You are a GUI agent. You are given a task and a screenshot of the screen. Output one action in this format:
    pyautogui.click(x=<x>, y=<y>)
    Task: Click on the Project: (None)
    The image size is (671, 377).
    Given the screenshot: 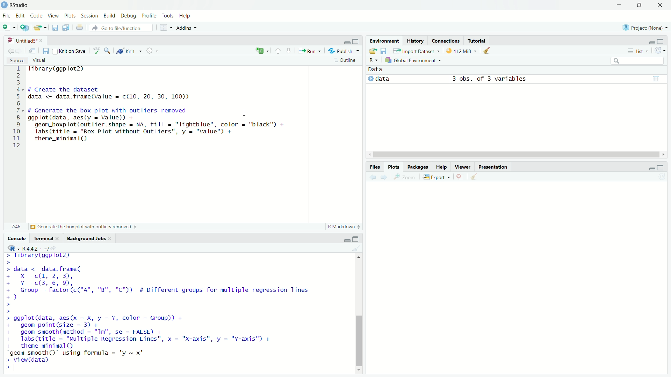 What is the action you would take?
    pyautogui.click(x=645, y=28)
    